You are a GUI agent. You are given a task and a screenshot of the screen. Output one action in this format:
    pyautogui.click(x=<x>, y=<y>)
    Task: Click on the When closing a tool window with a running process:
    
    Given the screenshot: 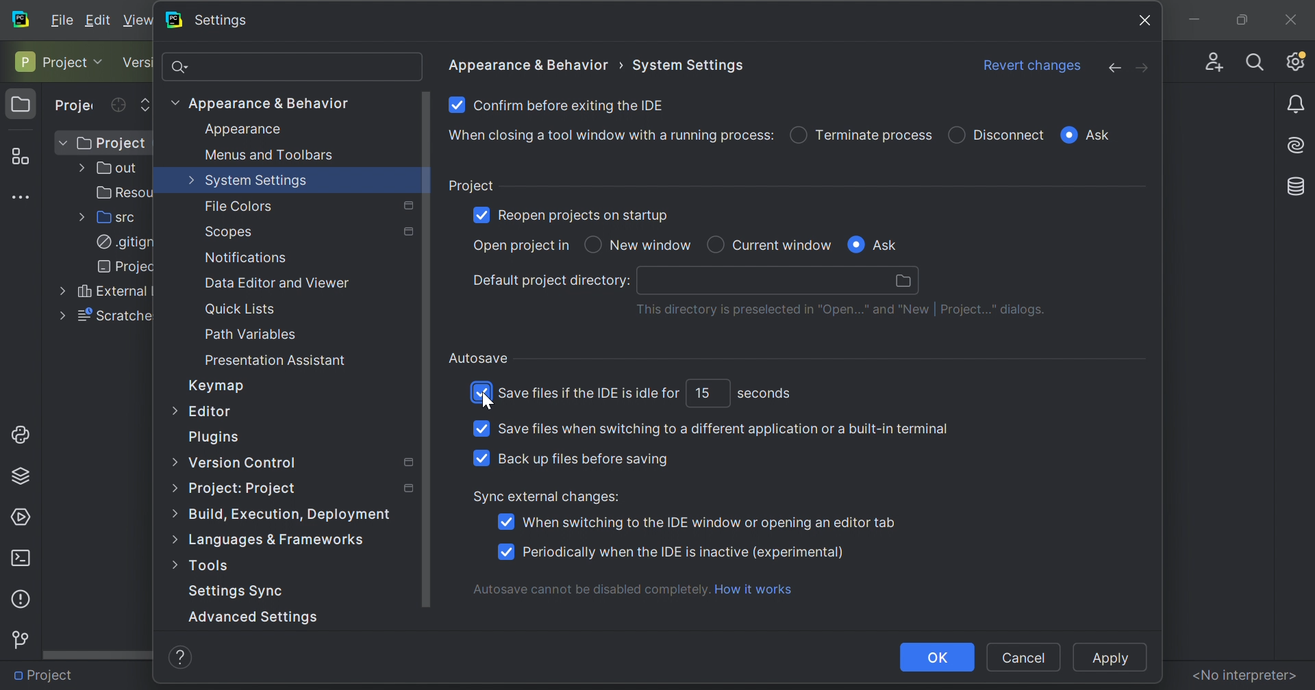 What is the action you would take?
    pyautogui.click(x=609, y=136)
    